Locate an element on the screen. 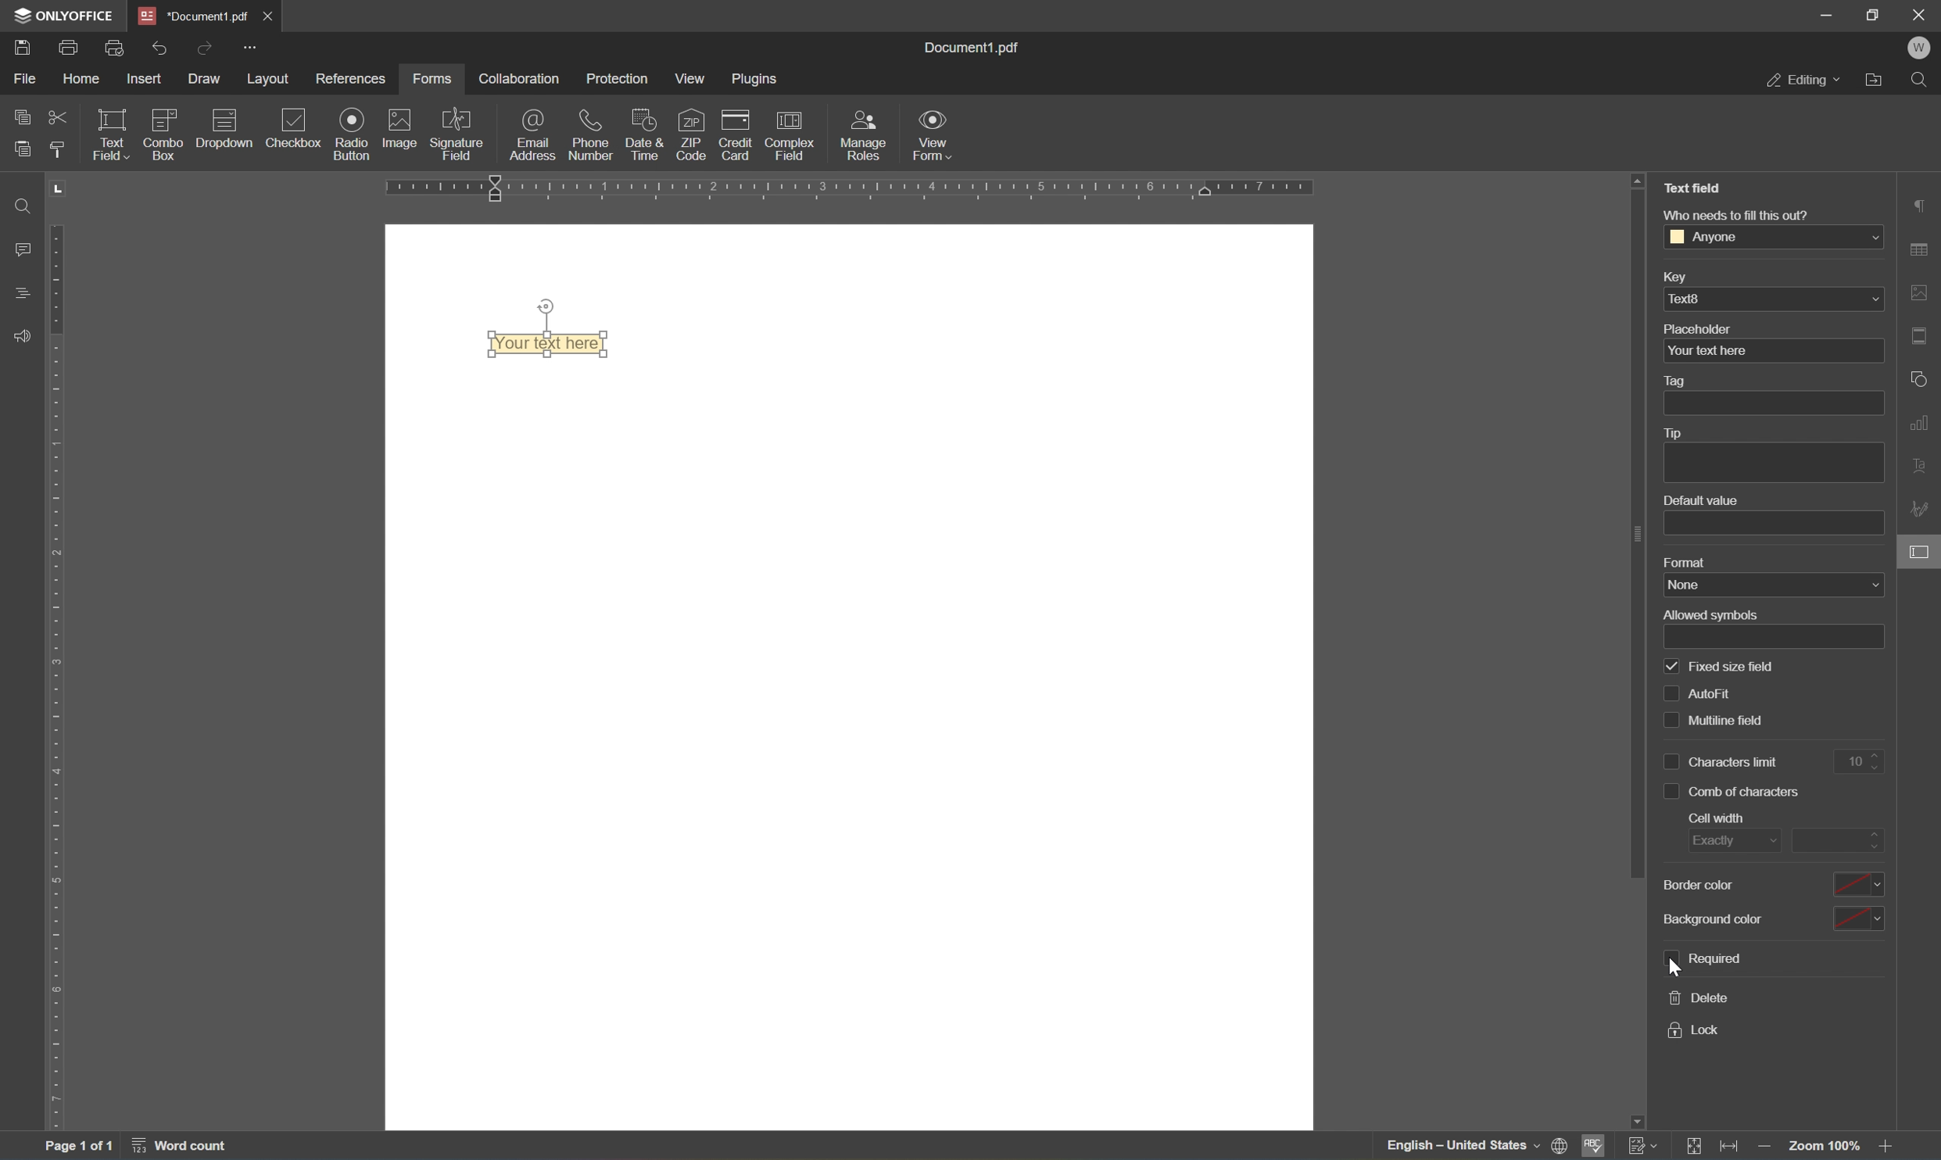 The height and width of the screenshot is (1160, 1941). header and footer settings is located at coordinates (1920, 336).